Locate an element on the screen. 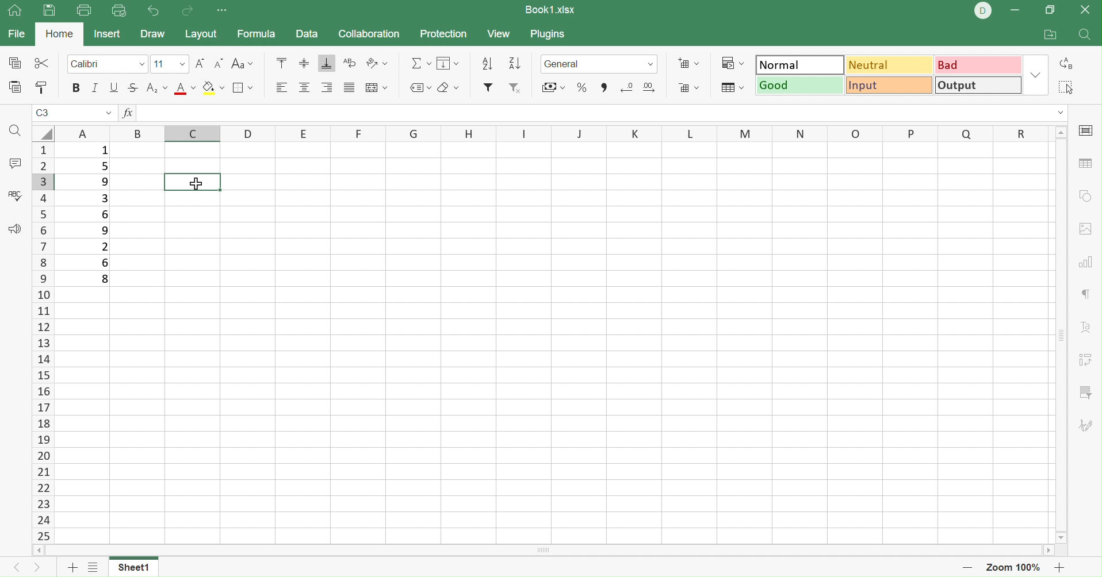  Input is located at coordinates (889, 85).